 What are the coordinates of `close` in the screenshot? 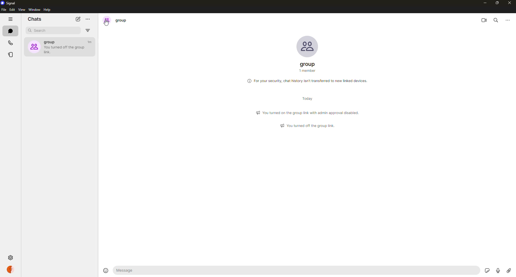 It's located at (510, 3).